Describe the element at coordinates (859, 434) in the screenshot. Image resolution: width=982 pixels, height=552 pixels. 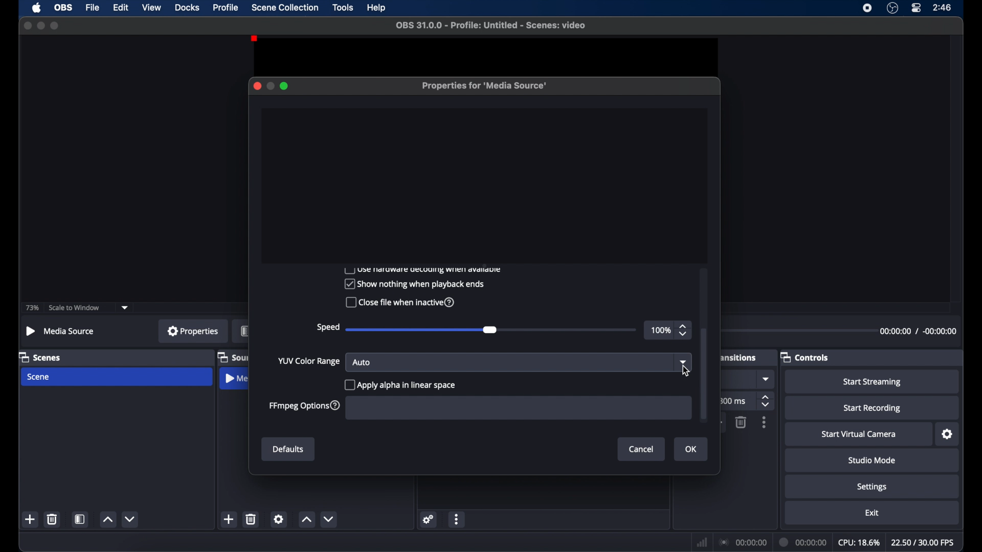
I see `start virtual camera` at that location.